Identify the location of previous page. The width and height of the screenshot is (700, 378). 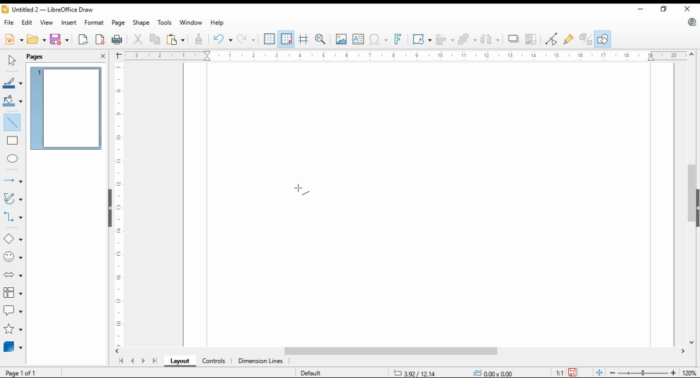
(133, 362).